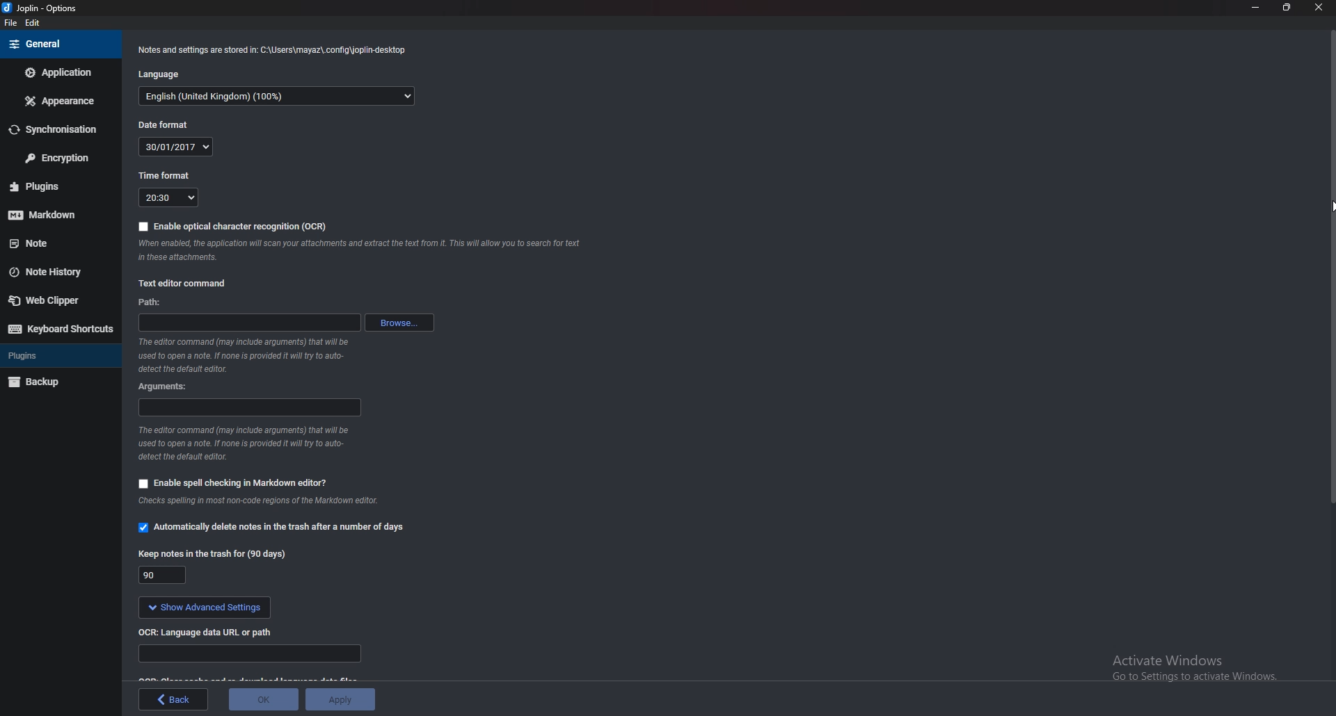  Describe the element at coordinates (58, 215) in the screenshot. I see `markdown` at that location.